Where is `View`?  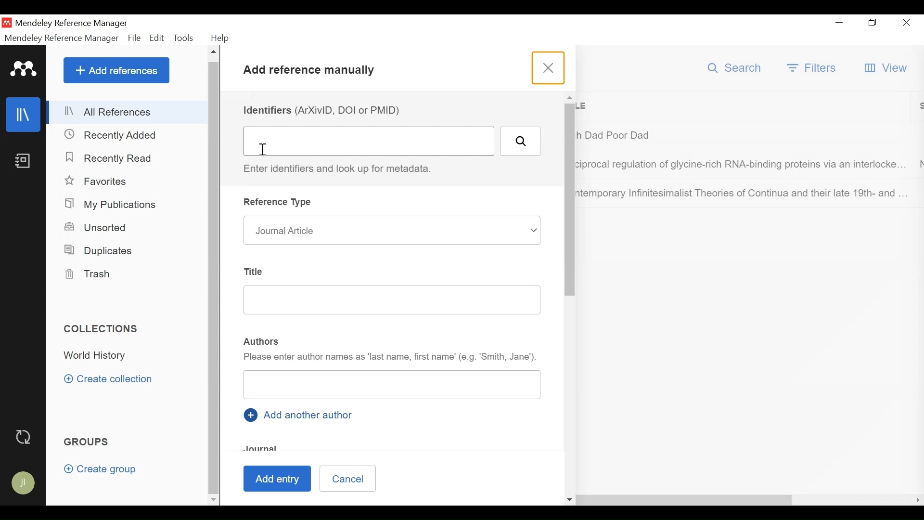
View is located at coordinates (889, 67).